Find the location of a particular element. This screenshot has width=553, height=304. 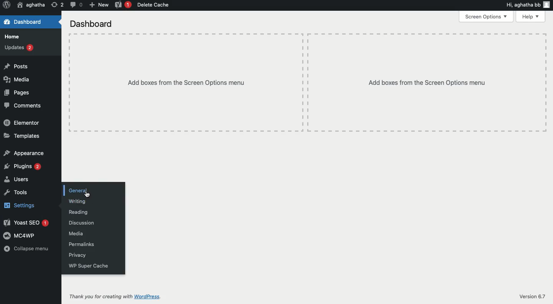

Templates is located at coordinates (22, 136).